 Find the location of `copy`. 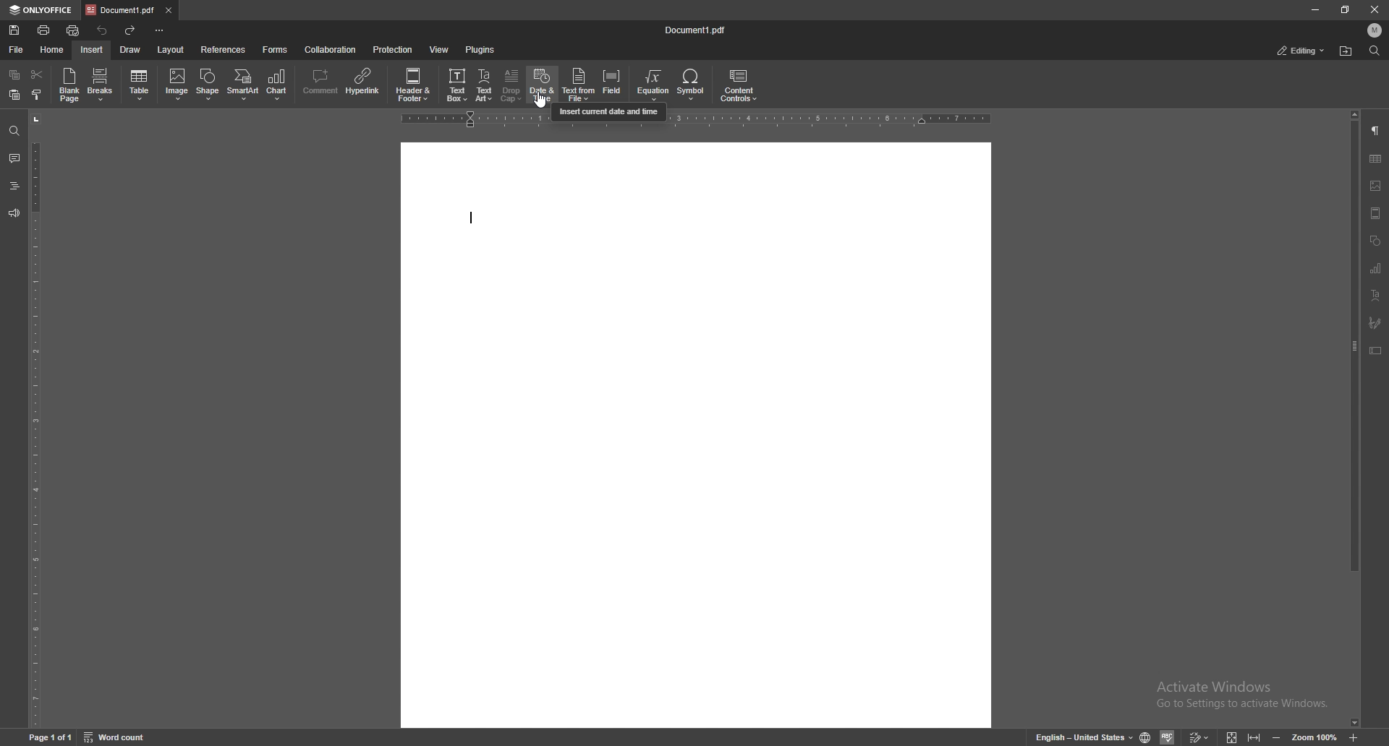

copy is located at coordinates (15, 74).